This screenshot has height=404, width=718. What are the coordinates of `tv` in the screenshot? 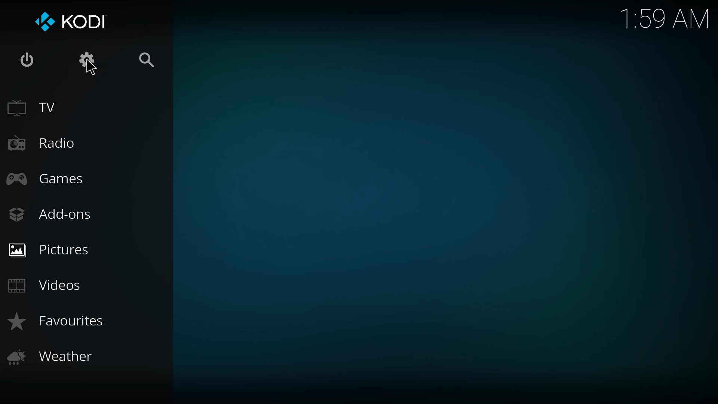 It's located at (39, 107).